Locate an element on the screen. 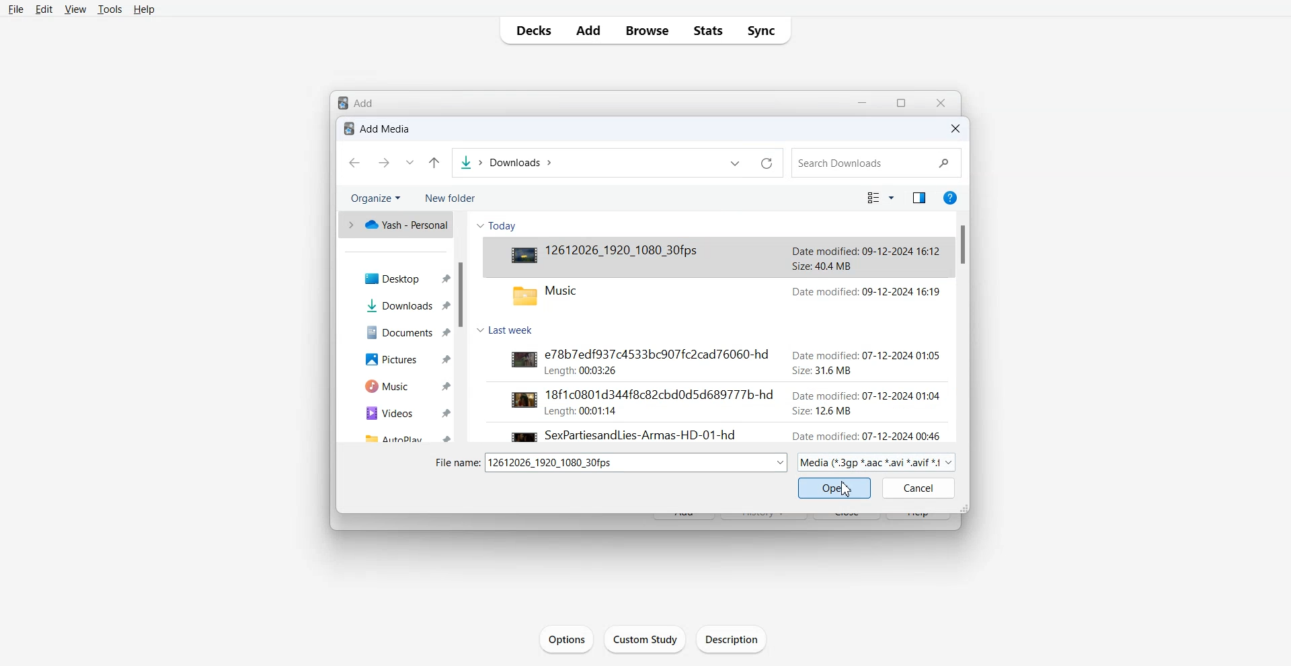 This screenshot has height=666, width=1291. Videos is located at coordinates (401, 414).